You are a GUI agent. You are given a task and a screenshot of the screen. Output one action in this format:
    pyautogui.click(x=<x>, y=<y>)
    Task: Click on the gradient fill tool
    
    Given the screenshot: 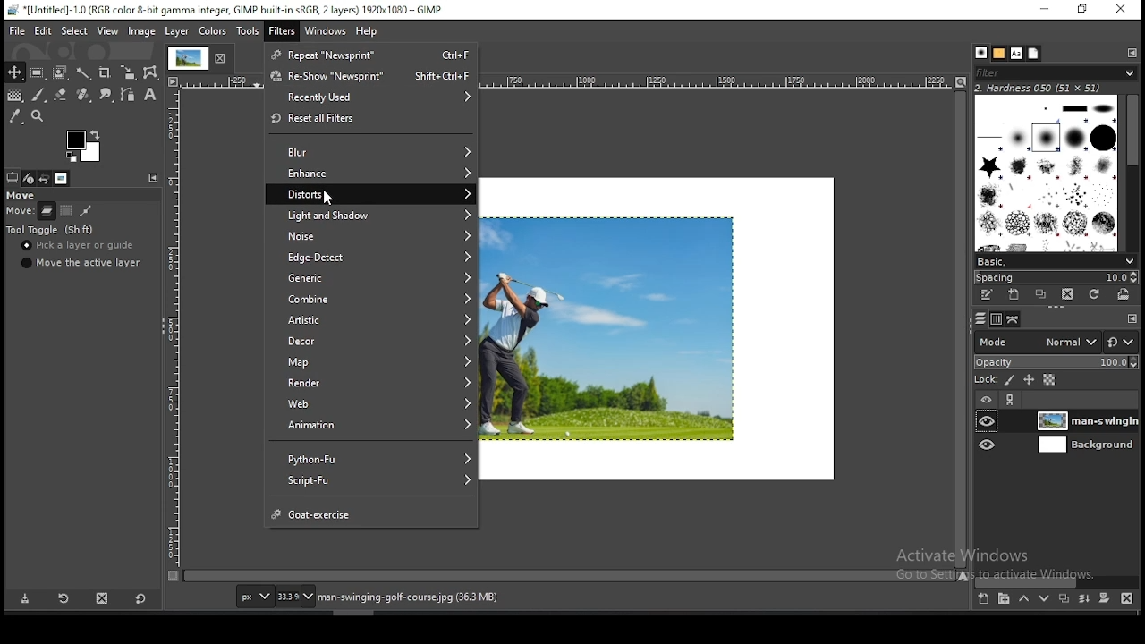 What is the action you would take?
    pyautogui.click(x=16, y=96)
    